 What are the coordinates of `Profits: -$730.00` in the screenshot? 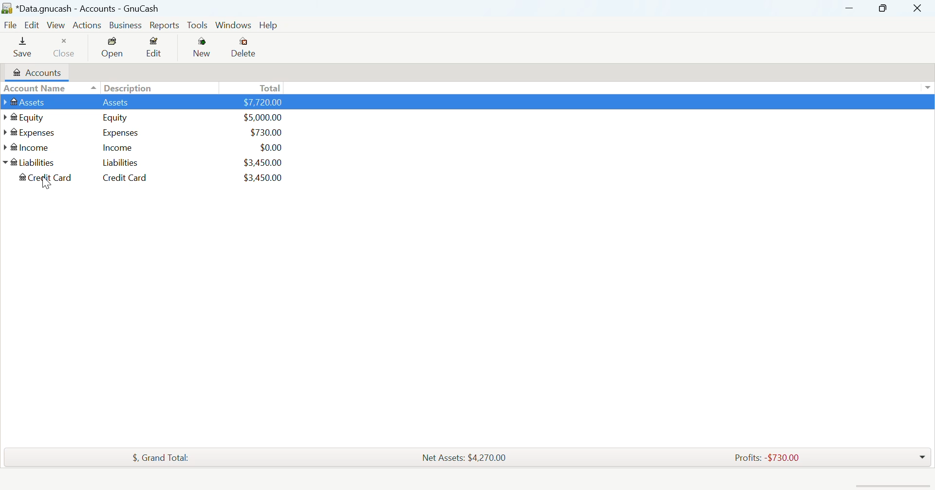 It's located at (766, 457).